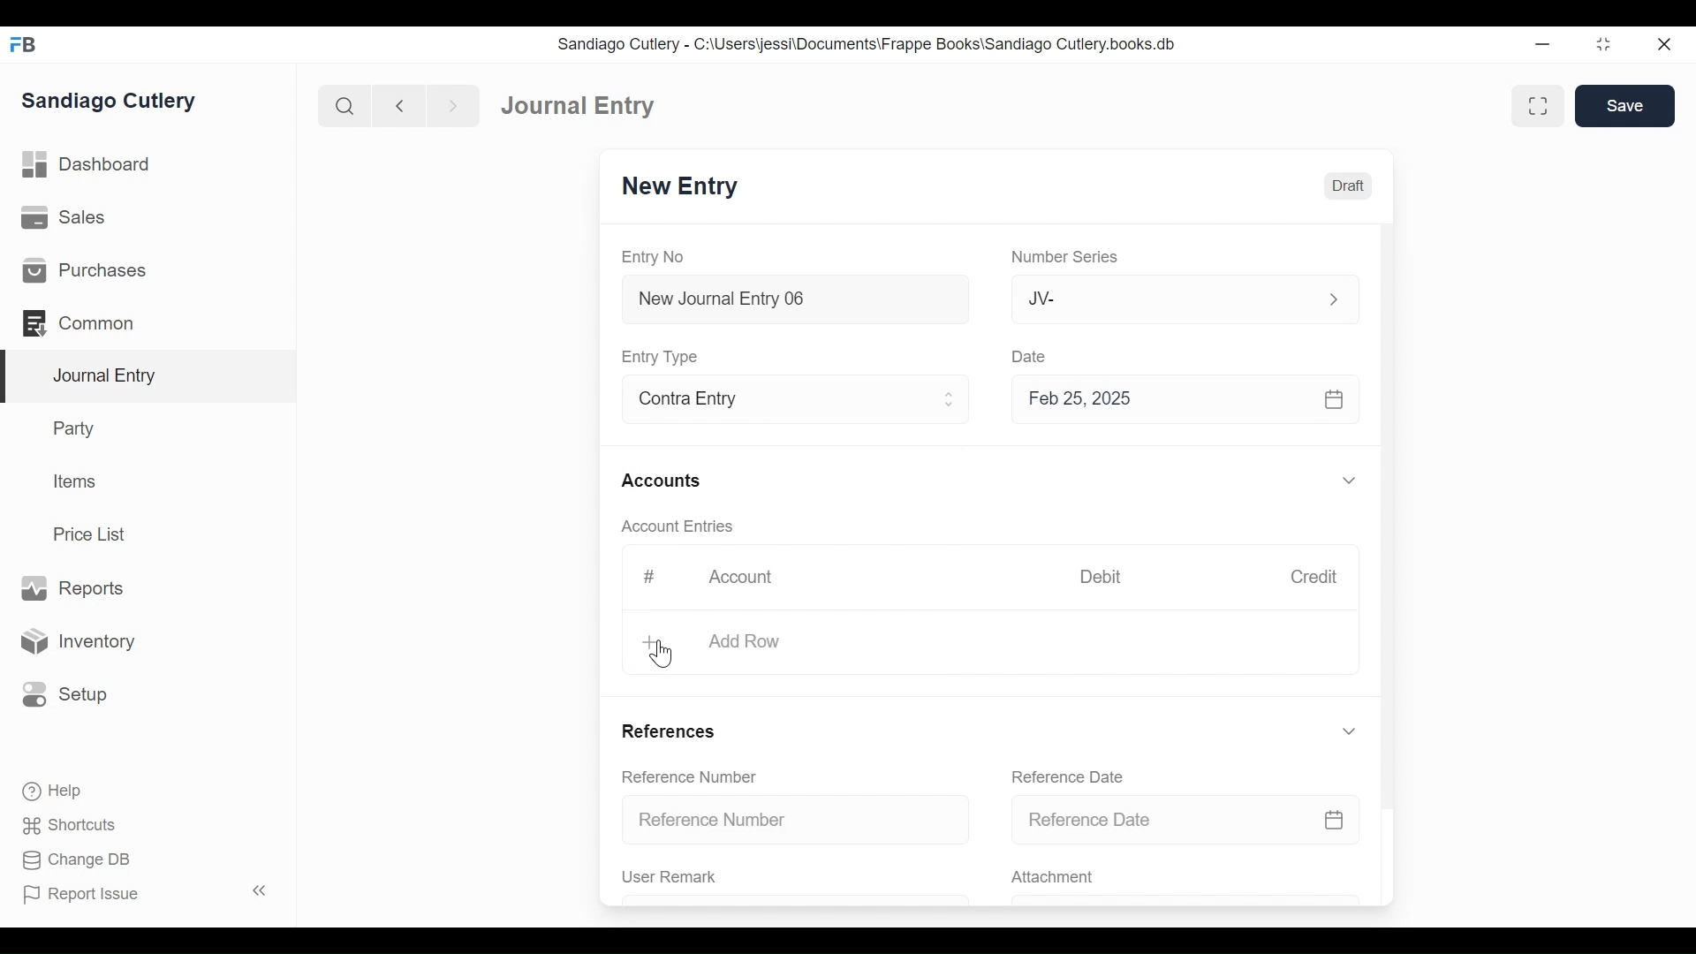 The height and width of the screenshot is (954, 1696). I want to click on New Journal Entry 06, so click(792, 301).